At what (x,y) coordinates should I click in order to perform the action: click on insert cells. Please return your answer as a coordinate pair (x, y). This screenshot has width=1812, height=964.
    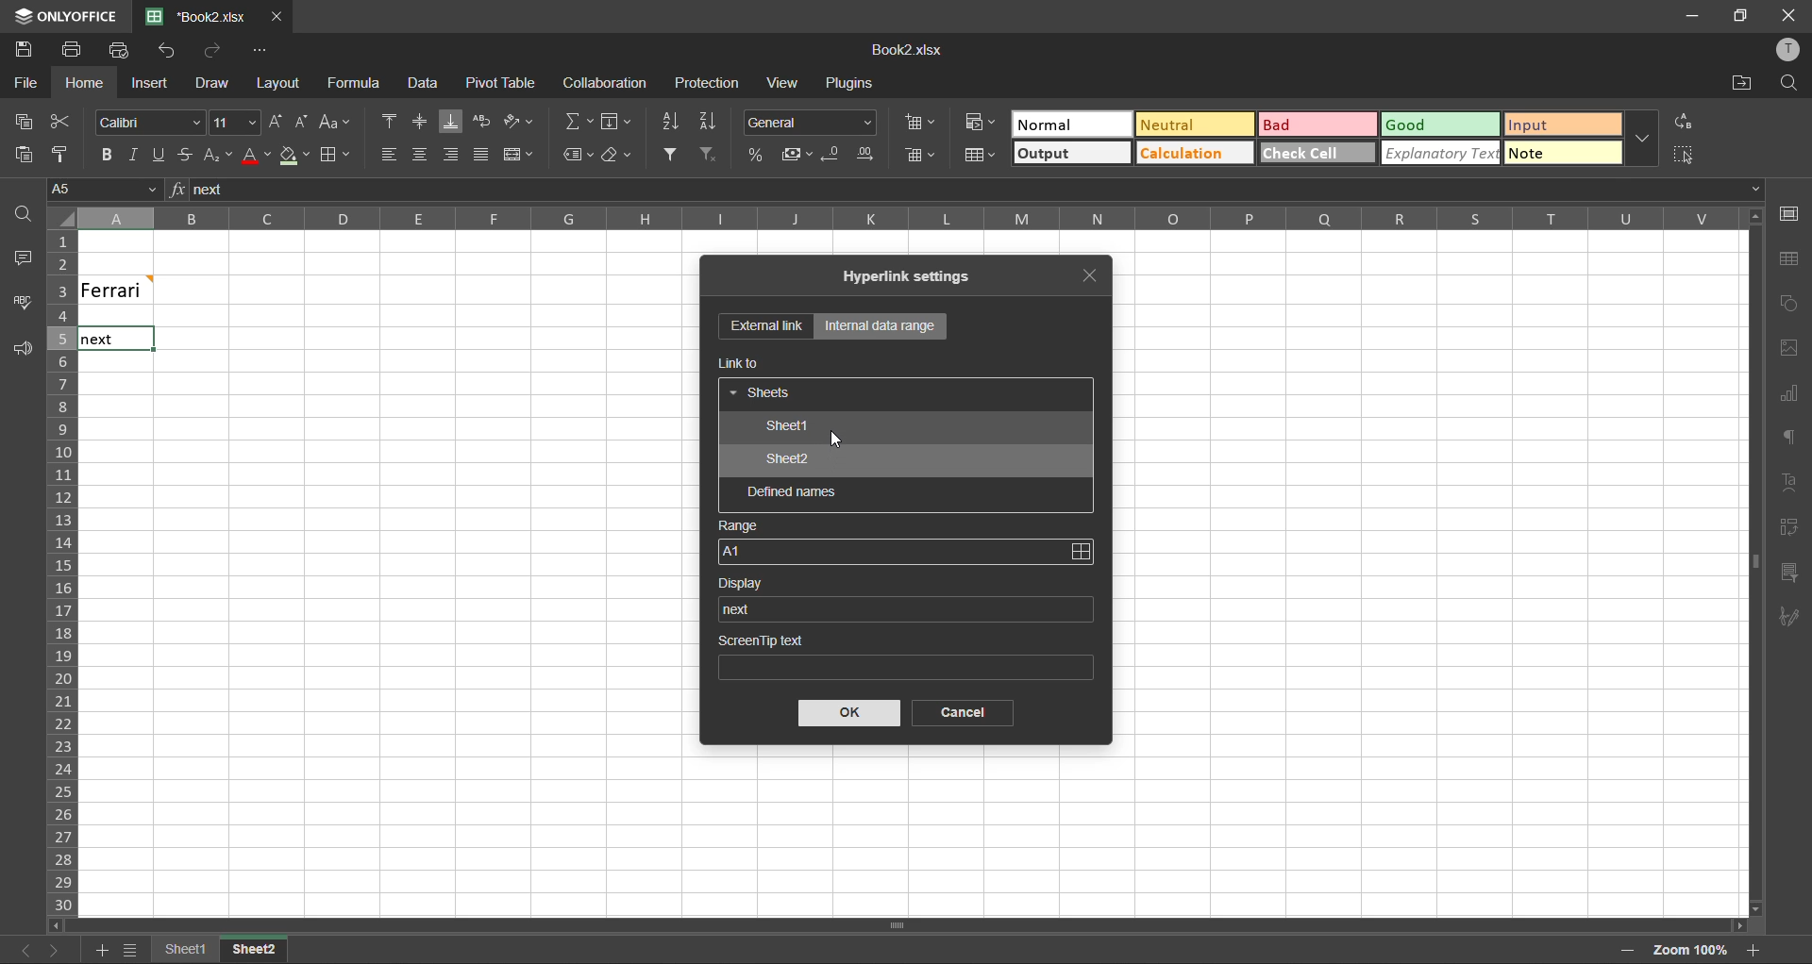
    Looking at the image, I should click on (919, 124).